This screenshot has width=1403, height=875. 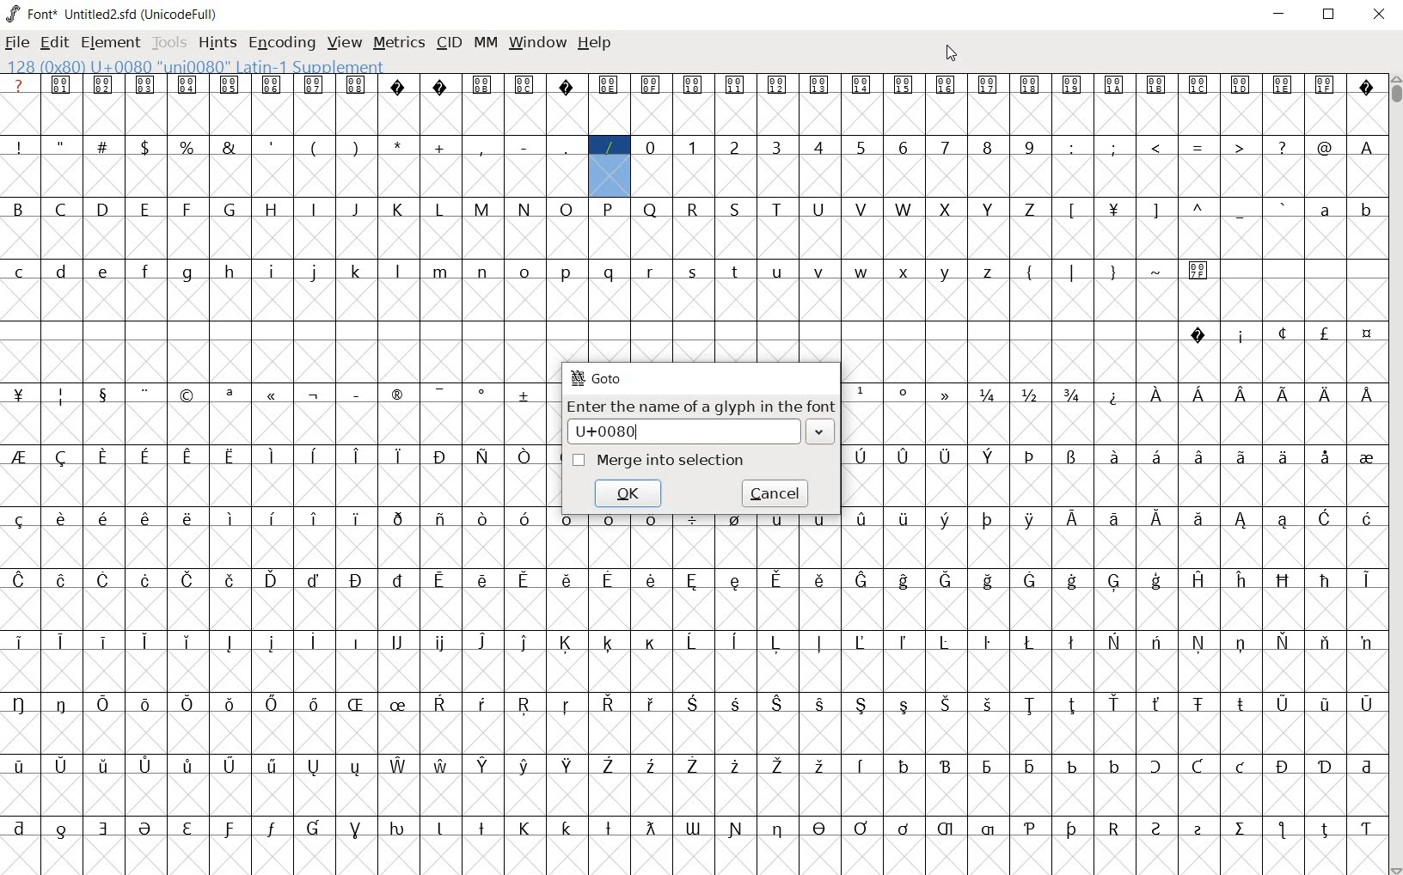 I want to click on glyph, so click(x=187, y=209).